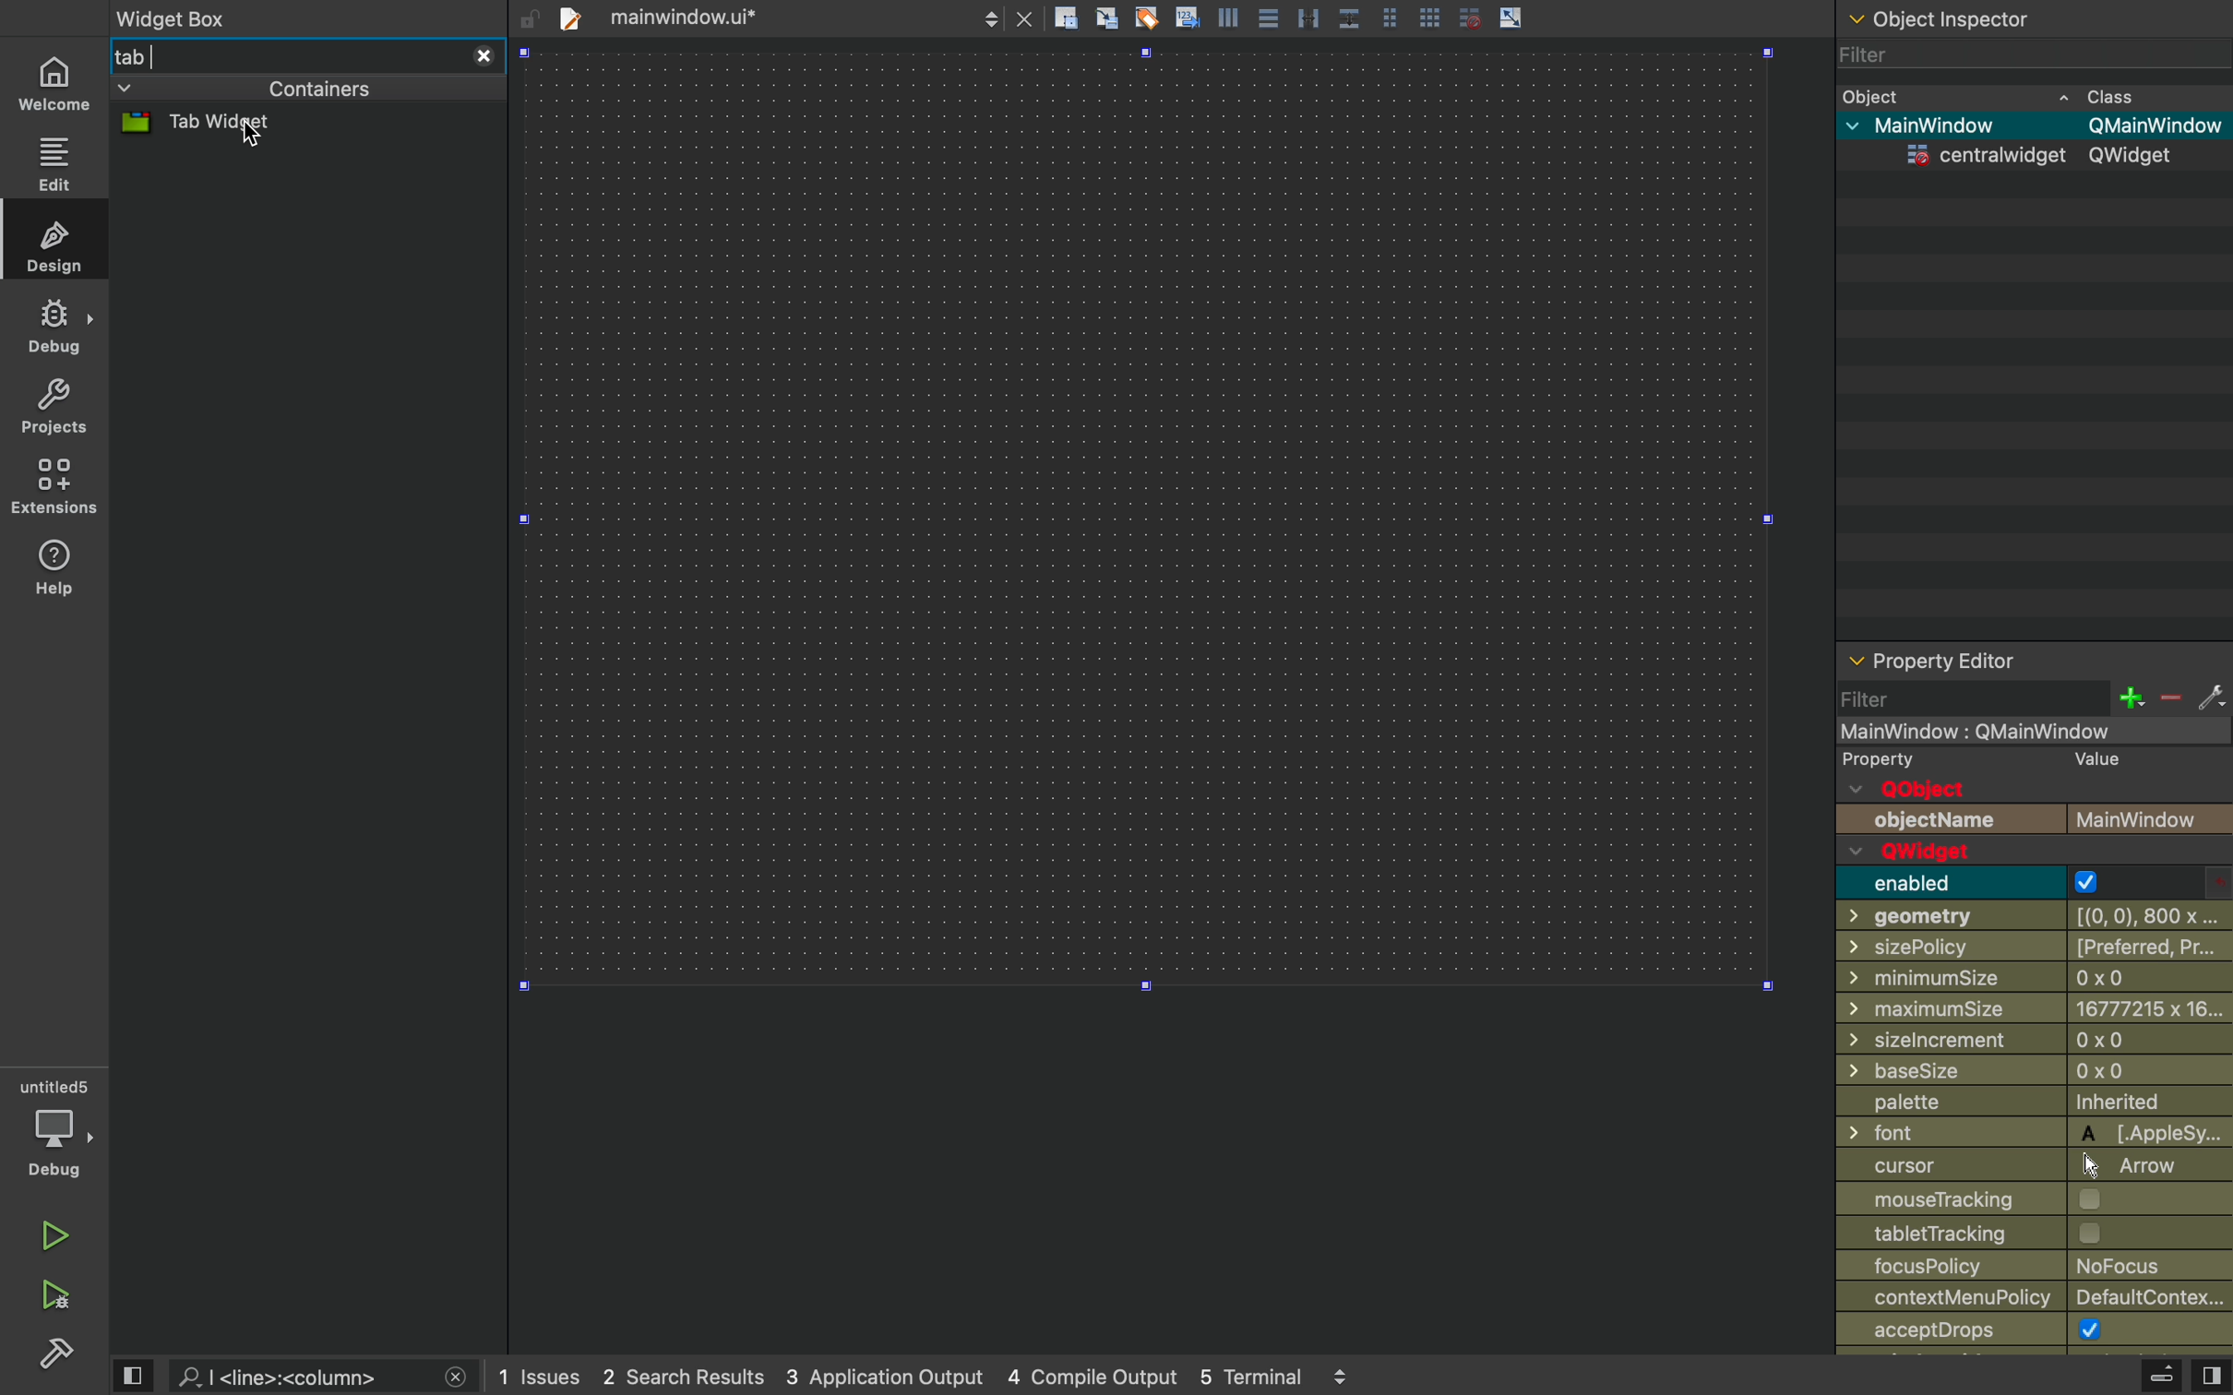  I want to click on search, so click(302, 1374).